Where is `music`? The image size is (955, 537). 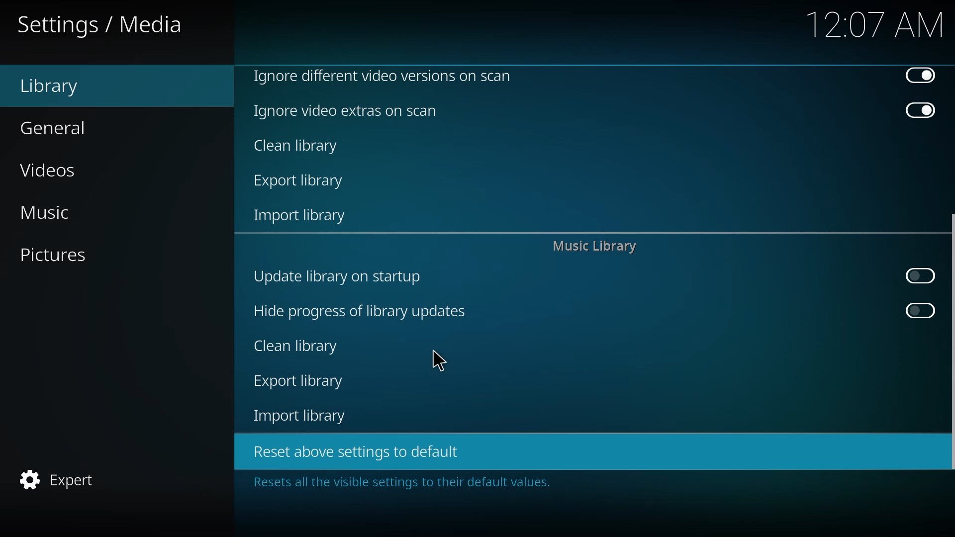 music is located at coordinates (44, 212).